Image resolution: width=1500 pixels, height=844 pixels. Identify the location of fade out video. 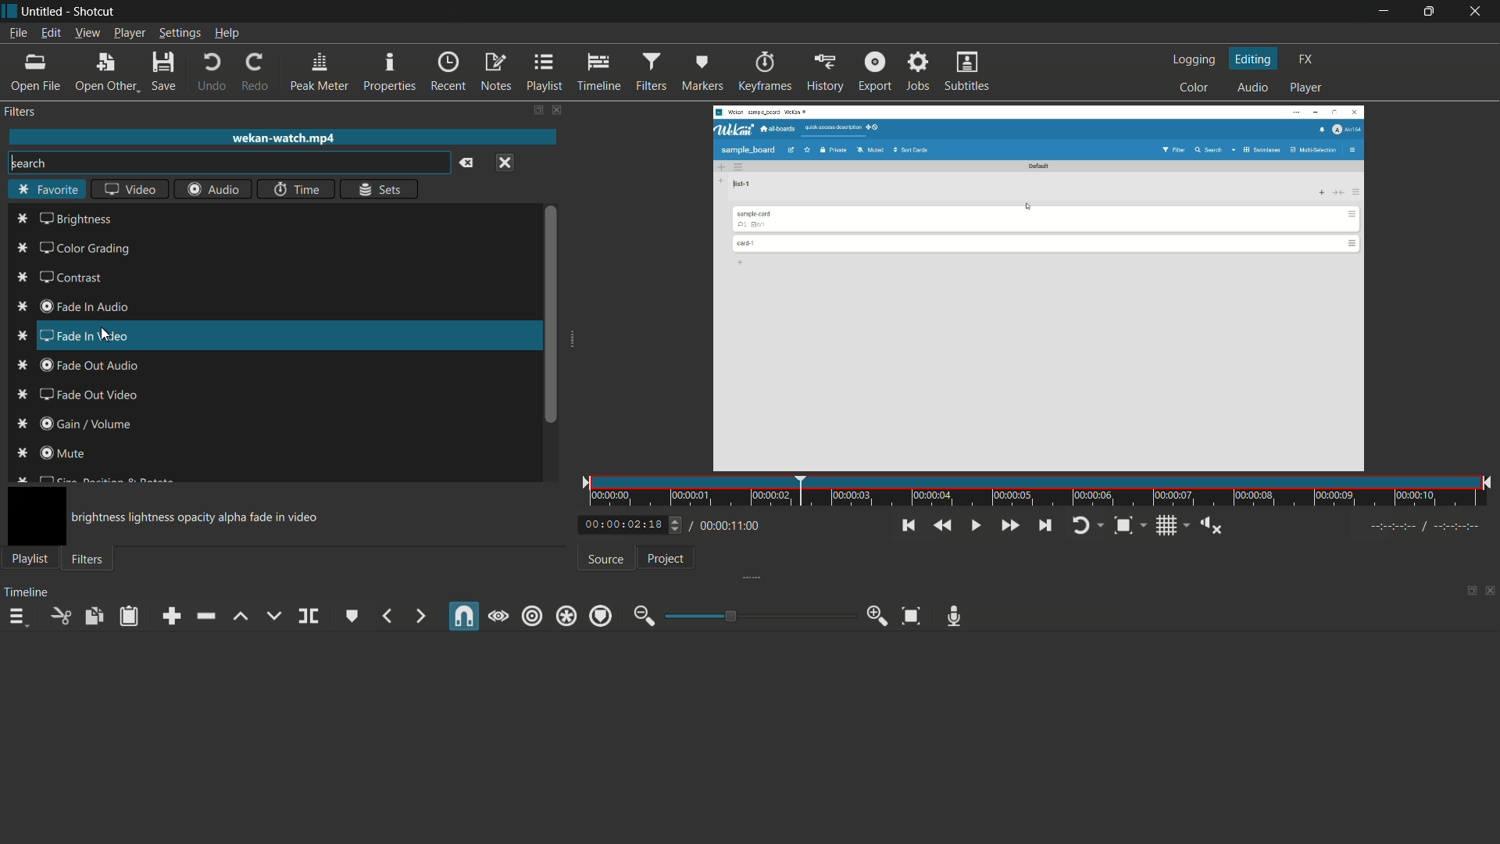
(76, 395).